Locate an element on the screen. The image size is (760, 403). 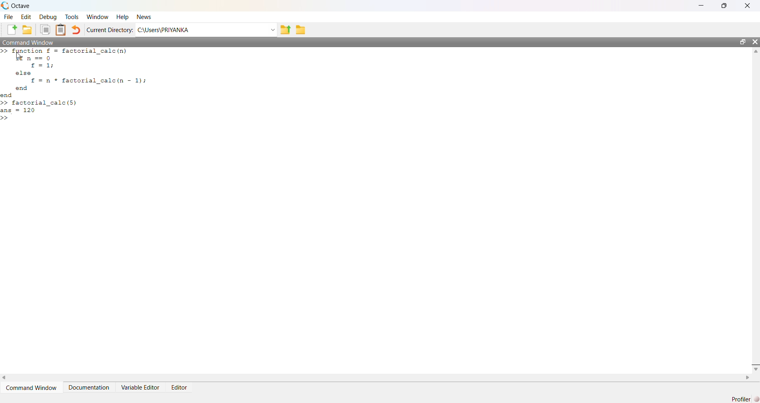
scroll up is located at coordinates (755, 51).